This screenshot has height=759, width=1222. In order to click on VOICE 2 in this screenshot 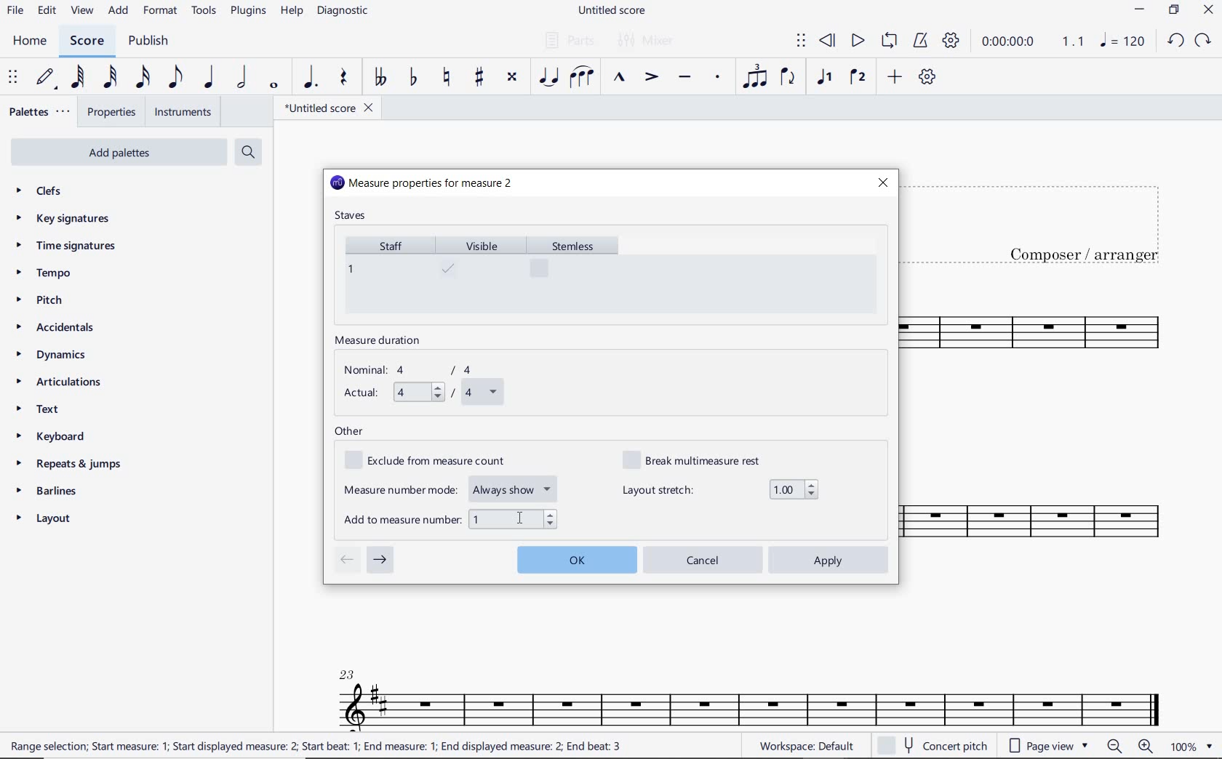, I will do `click(858, 78)`.